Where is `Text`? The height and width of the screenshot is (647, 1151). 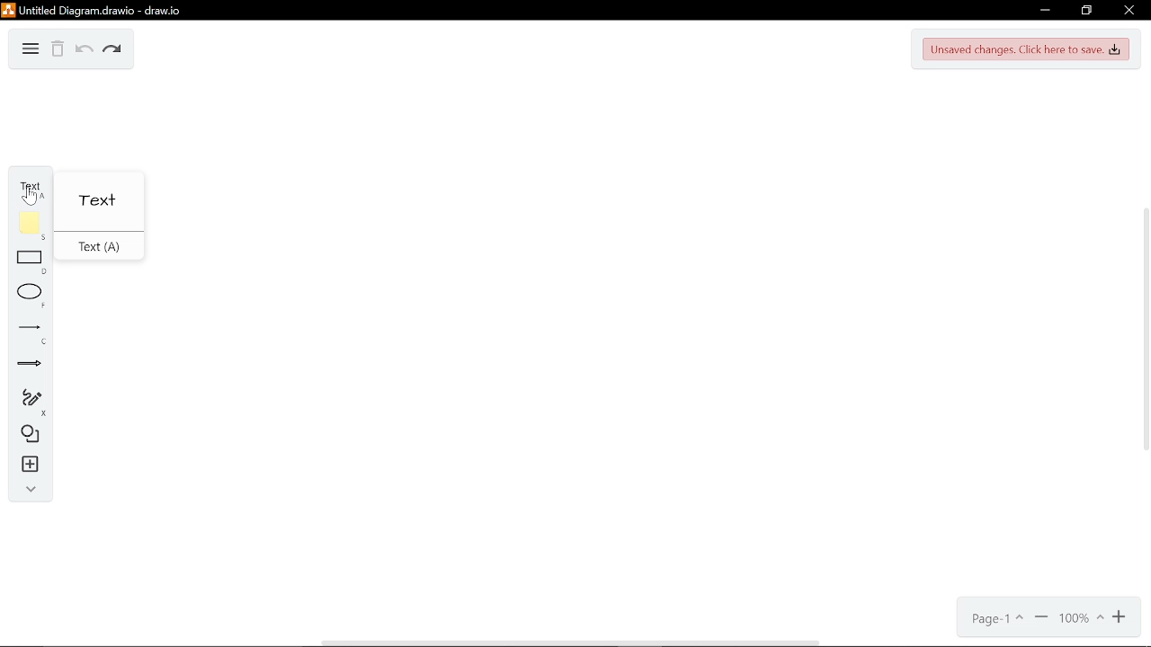 Text is located at coordinates (99, 203).